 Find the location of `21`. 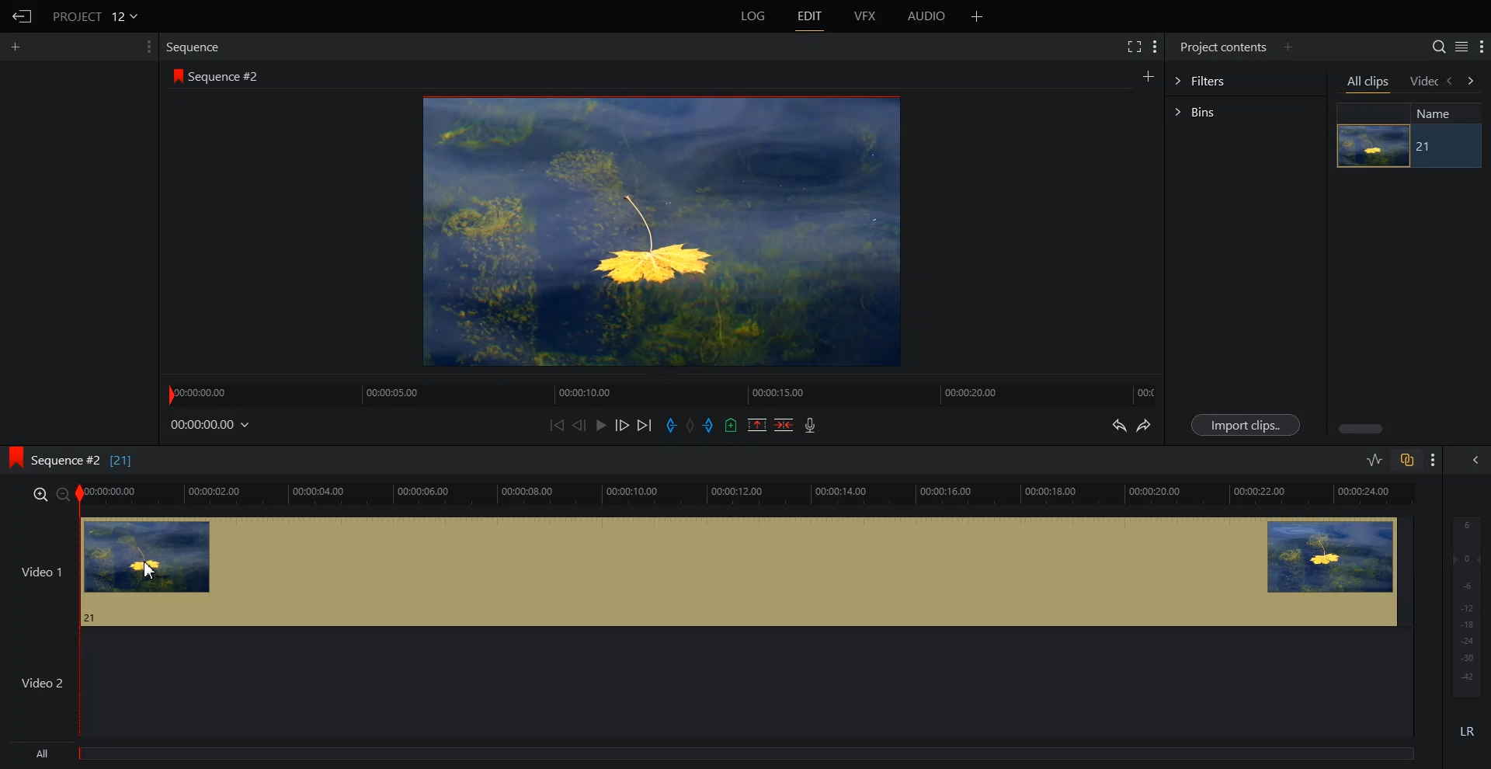

21 is located at coordinates (1426, 147).